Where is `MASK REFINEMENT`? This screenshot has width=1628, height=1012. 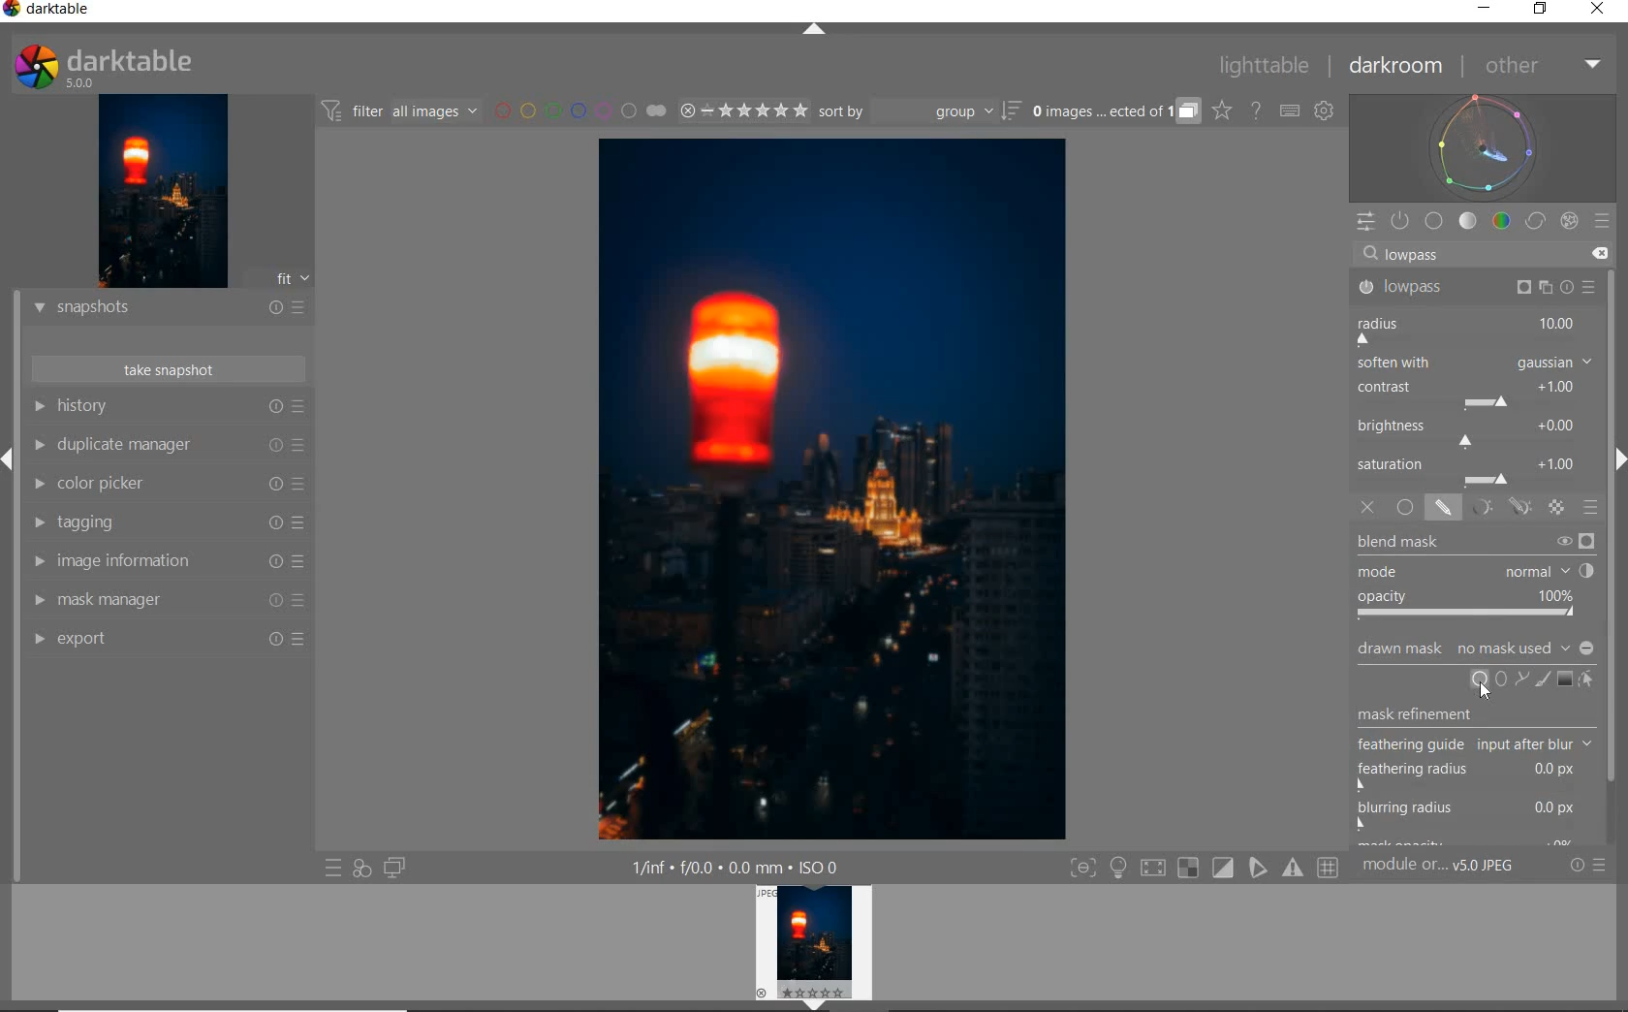 MASK REFINEMENT is located at coordinates (1480, 774).